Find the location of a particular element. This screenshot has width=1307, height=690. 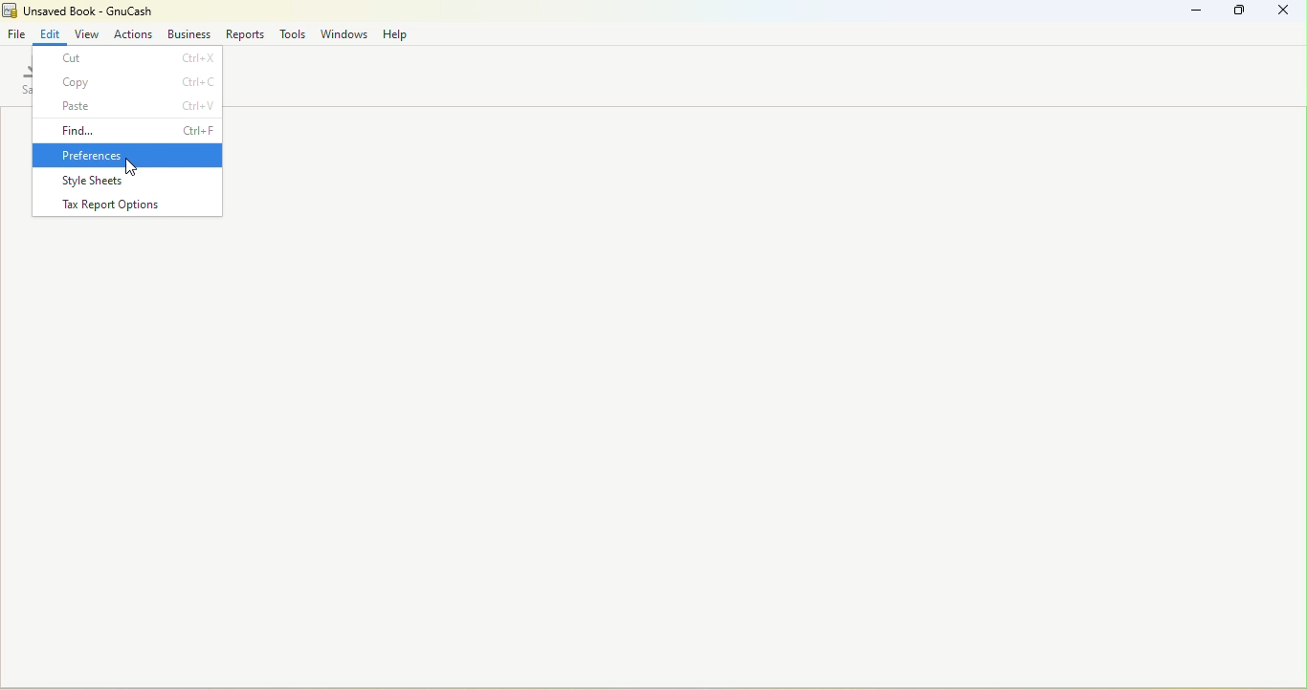

Maximize is located at coordinates (1245, 14).